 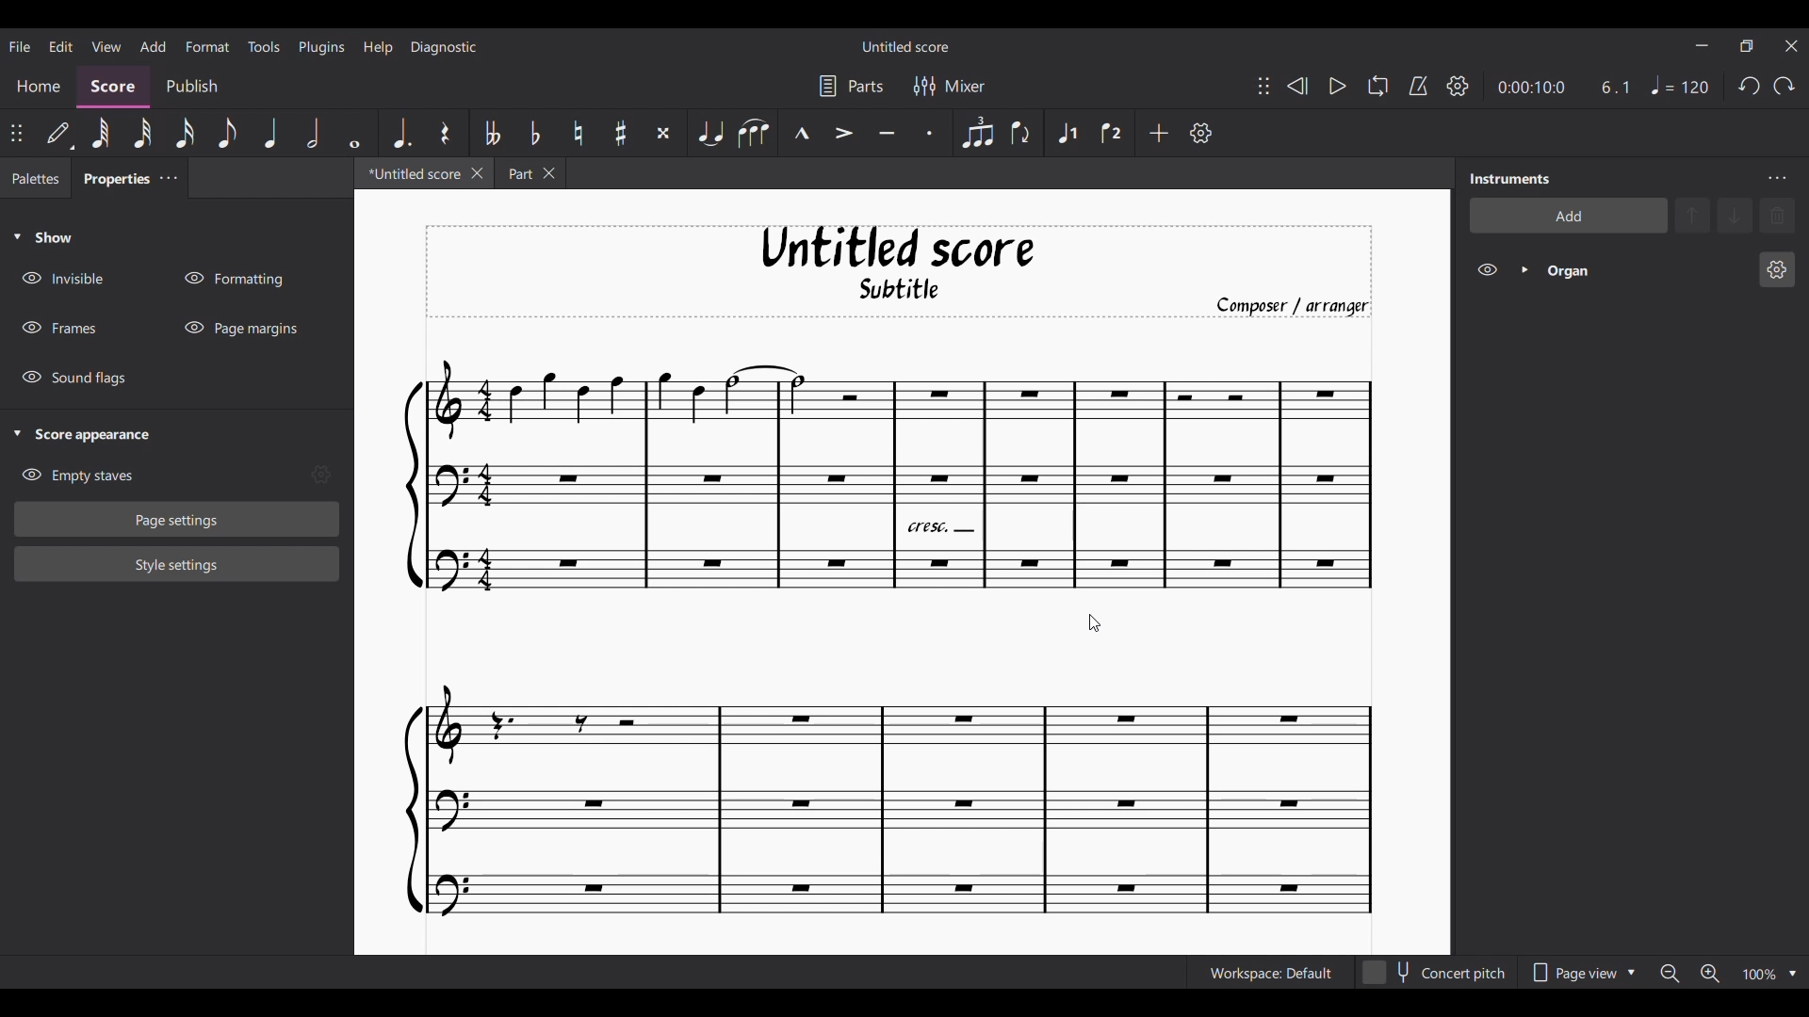 I want to click on Show interface in a smaller tab, so click(x=1747, y=46).